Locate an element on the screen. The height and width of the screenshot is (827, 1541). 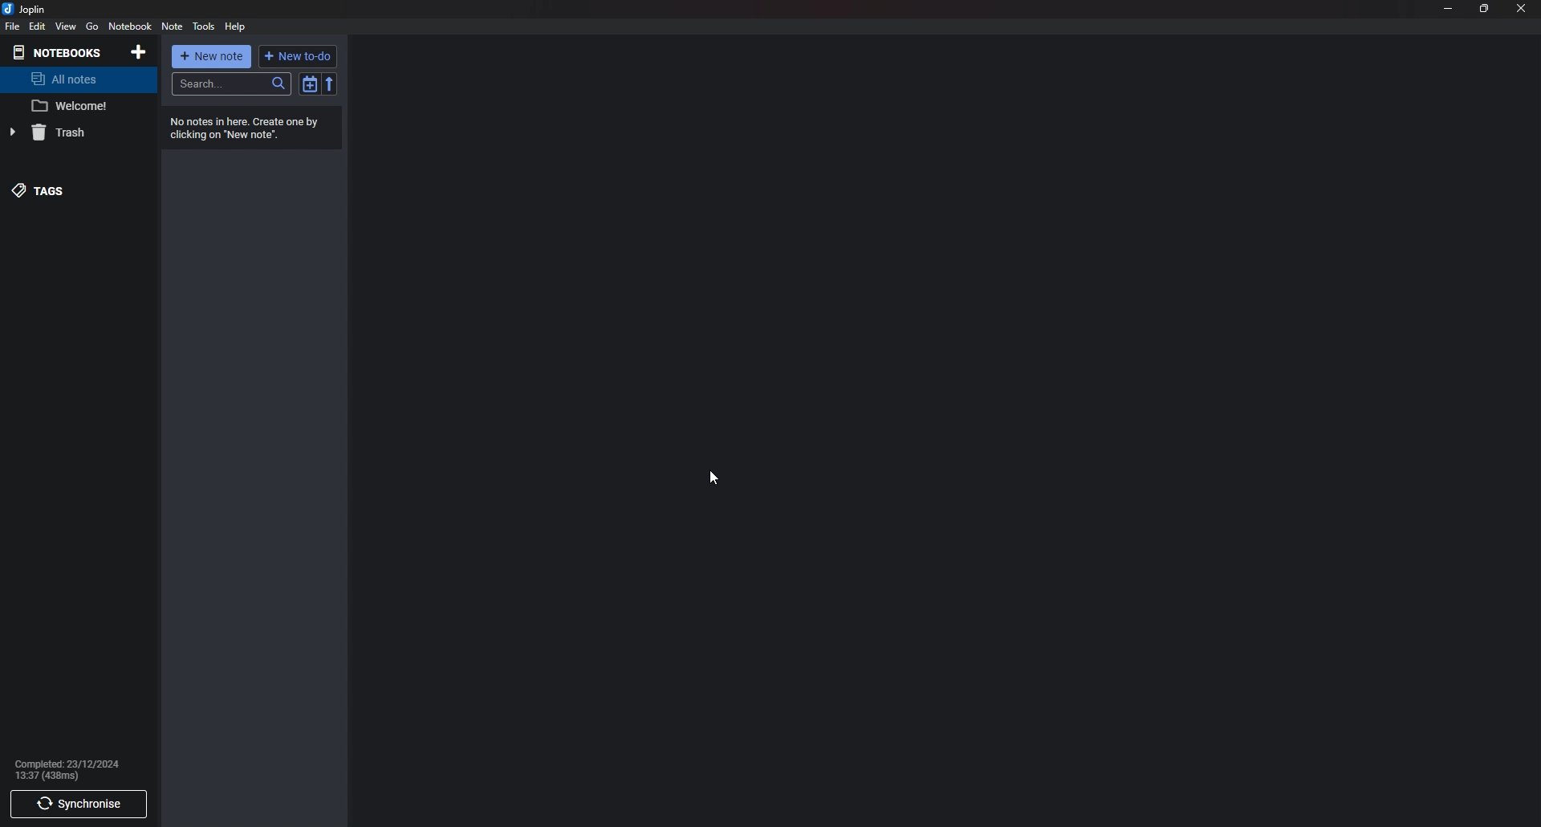
Go is located at coordinates (91, 26).